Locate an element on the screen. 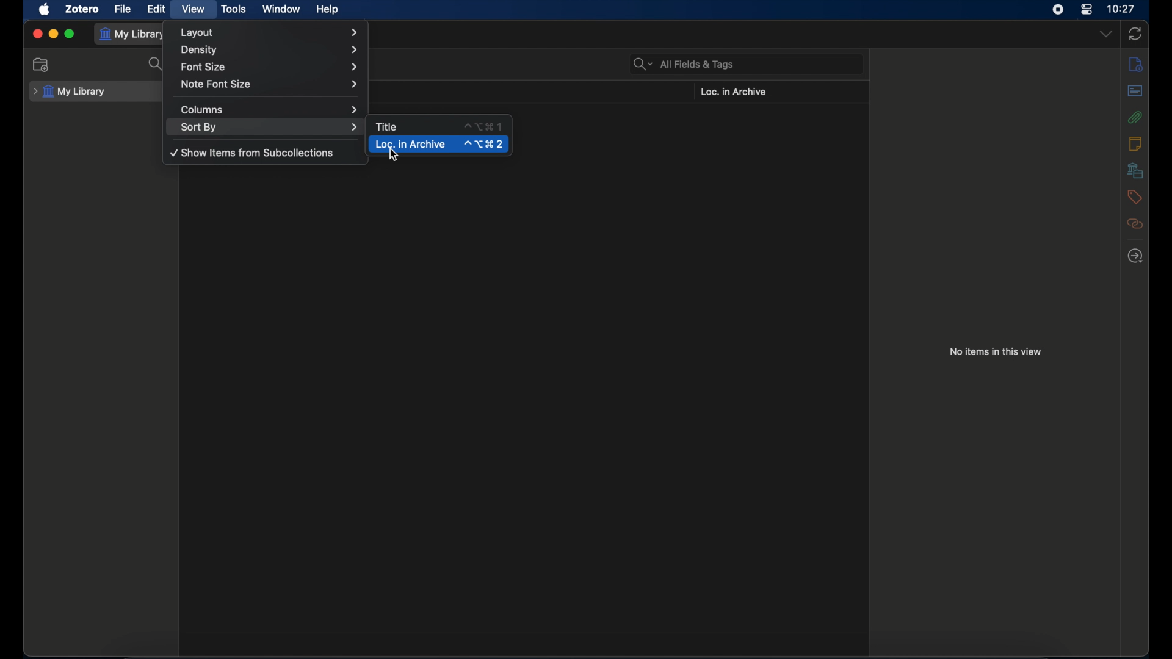  abstract is located at coordinates (1134, 90).